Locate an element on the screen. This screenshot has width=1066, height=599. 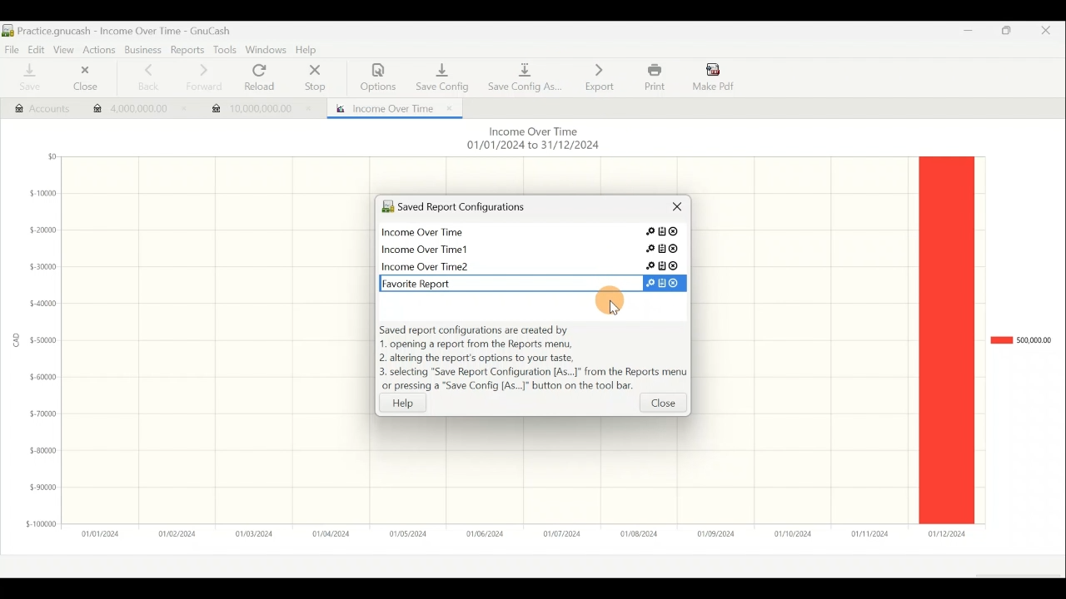
File is located at coordinates (12, 48).